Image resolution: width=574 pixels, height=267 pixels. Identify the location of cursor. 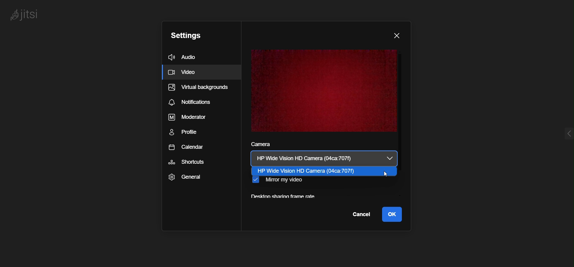
(387, 174).